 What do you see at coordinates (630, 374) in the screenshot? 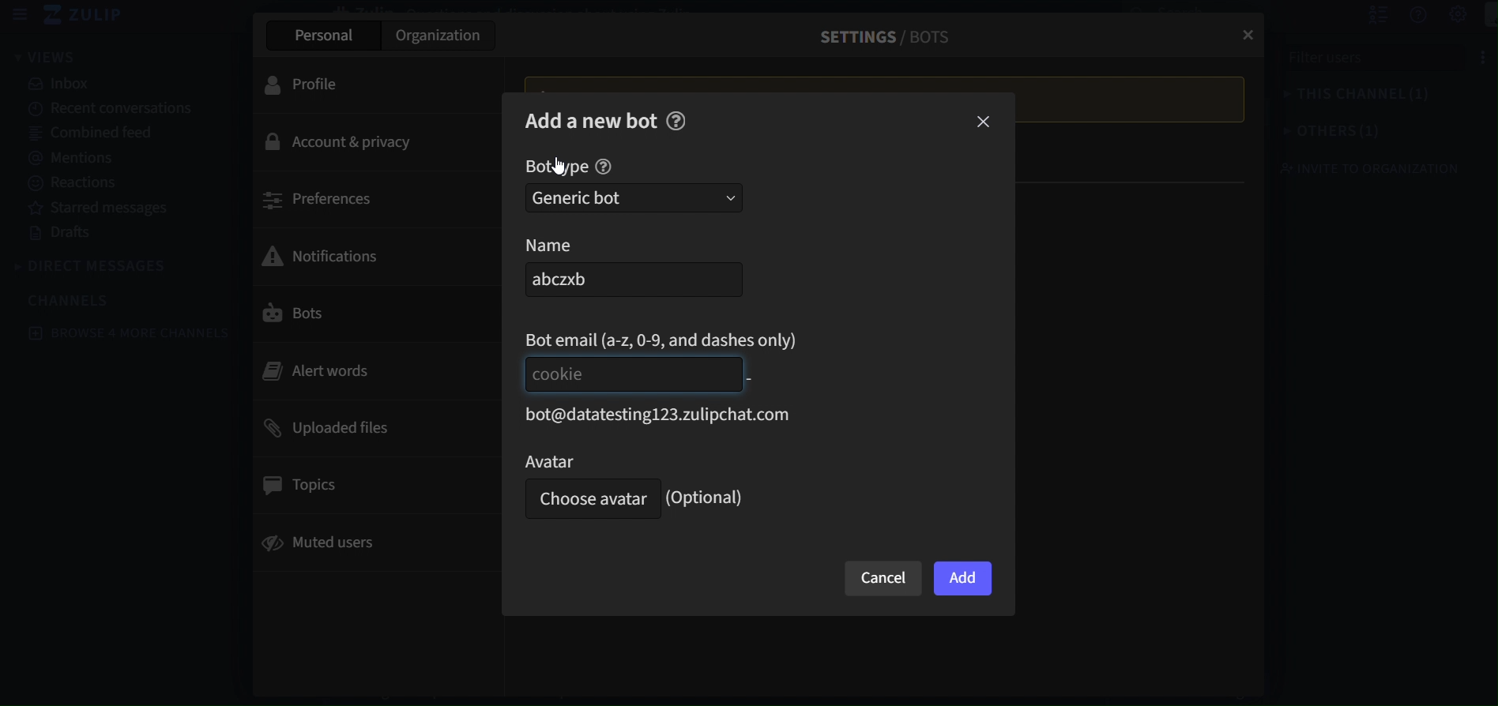
I see `Cookie` at bounding box center [630, 374].